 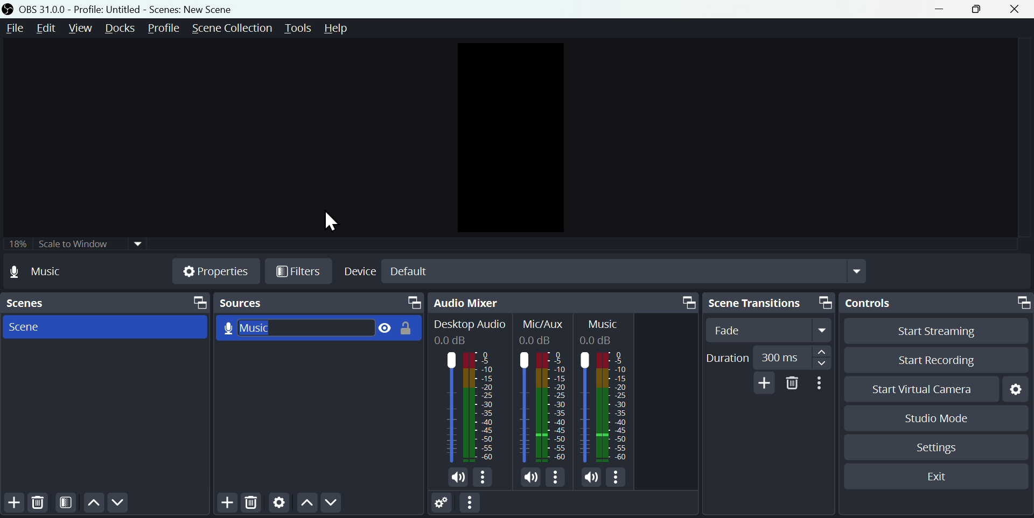 What do you see at coordinates (773, 331) in the screenshot?
I see `fade` at bounding box center [773, 331].